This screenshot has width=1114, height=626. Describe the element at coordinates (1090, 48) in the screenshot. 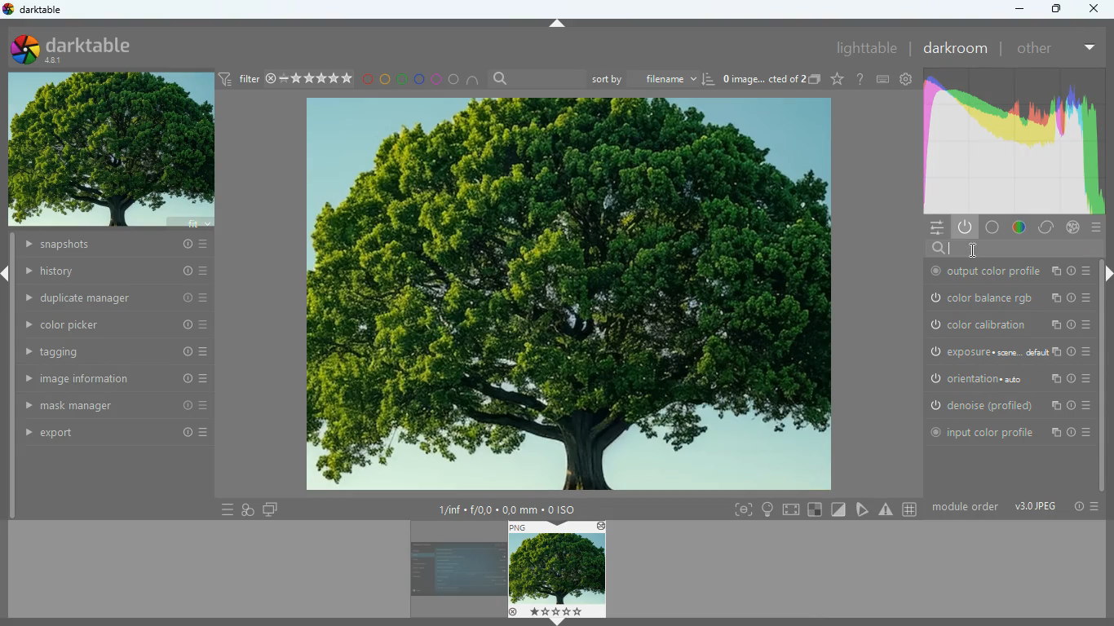

I see `more` at that location.